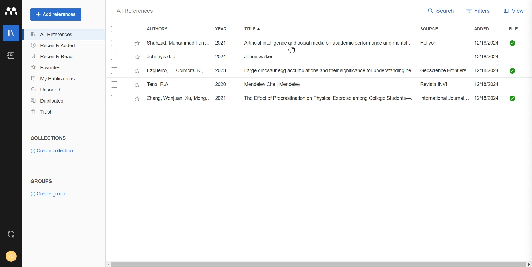  What do you see at coordinates (60, 101) in the screenshot?
I see `Duplicates` at bounding box center [60, 101].